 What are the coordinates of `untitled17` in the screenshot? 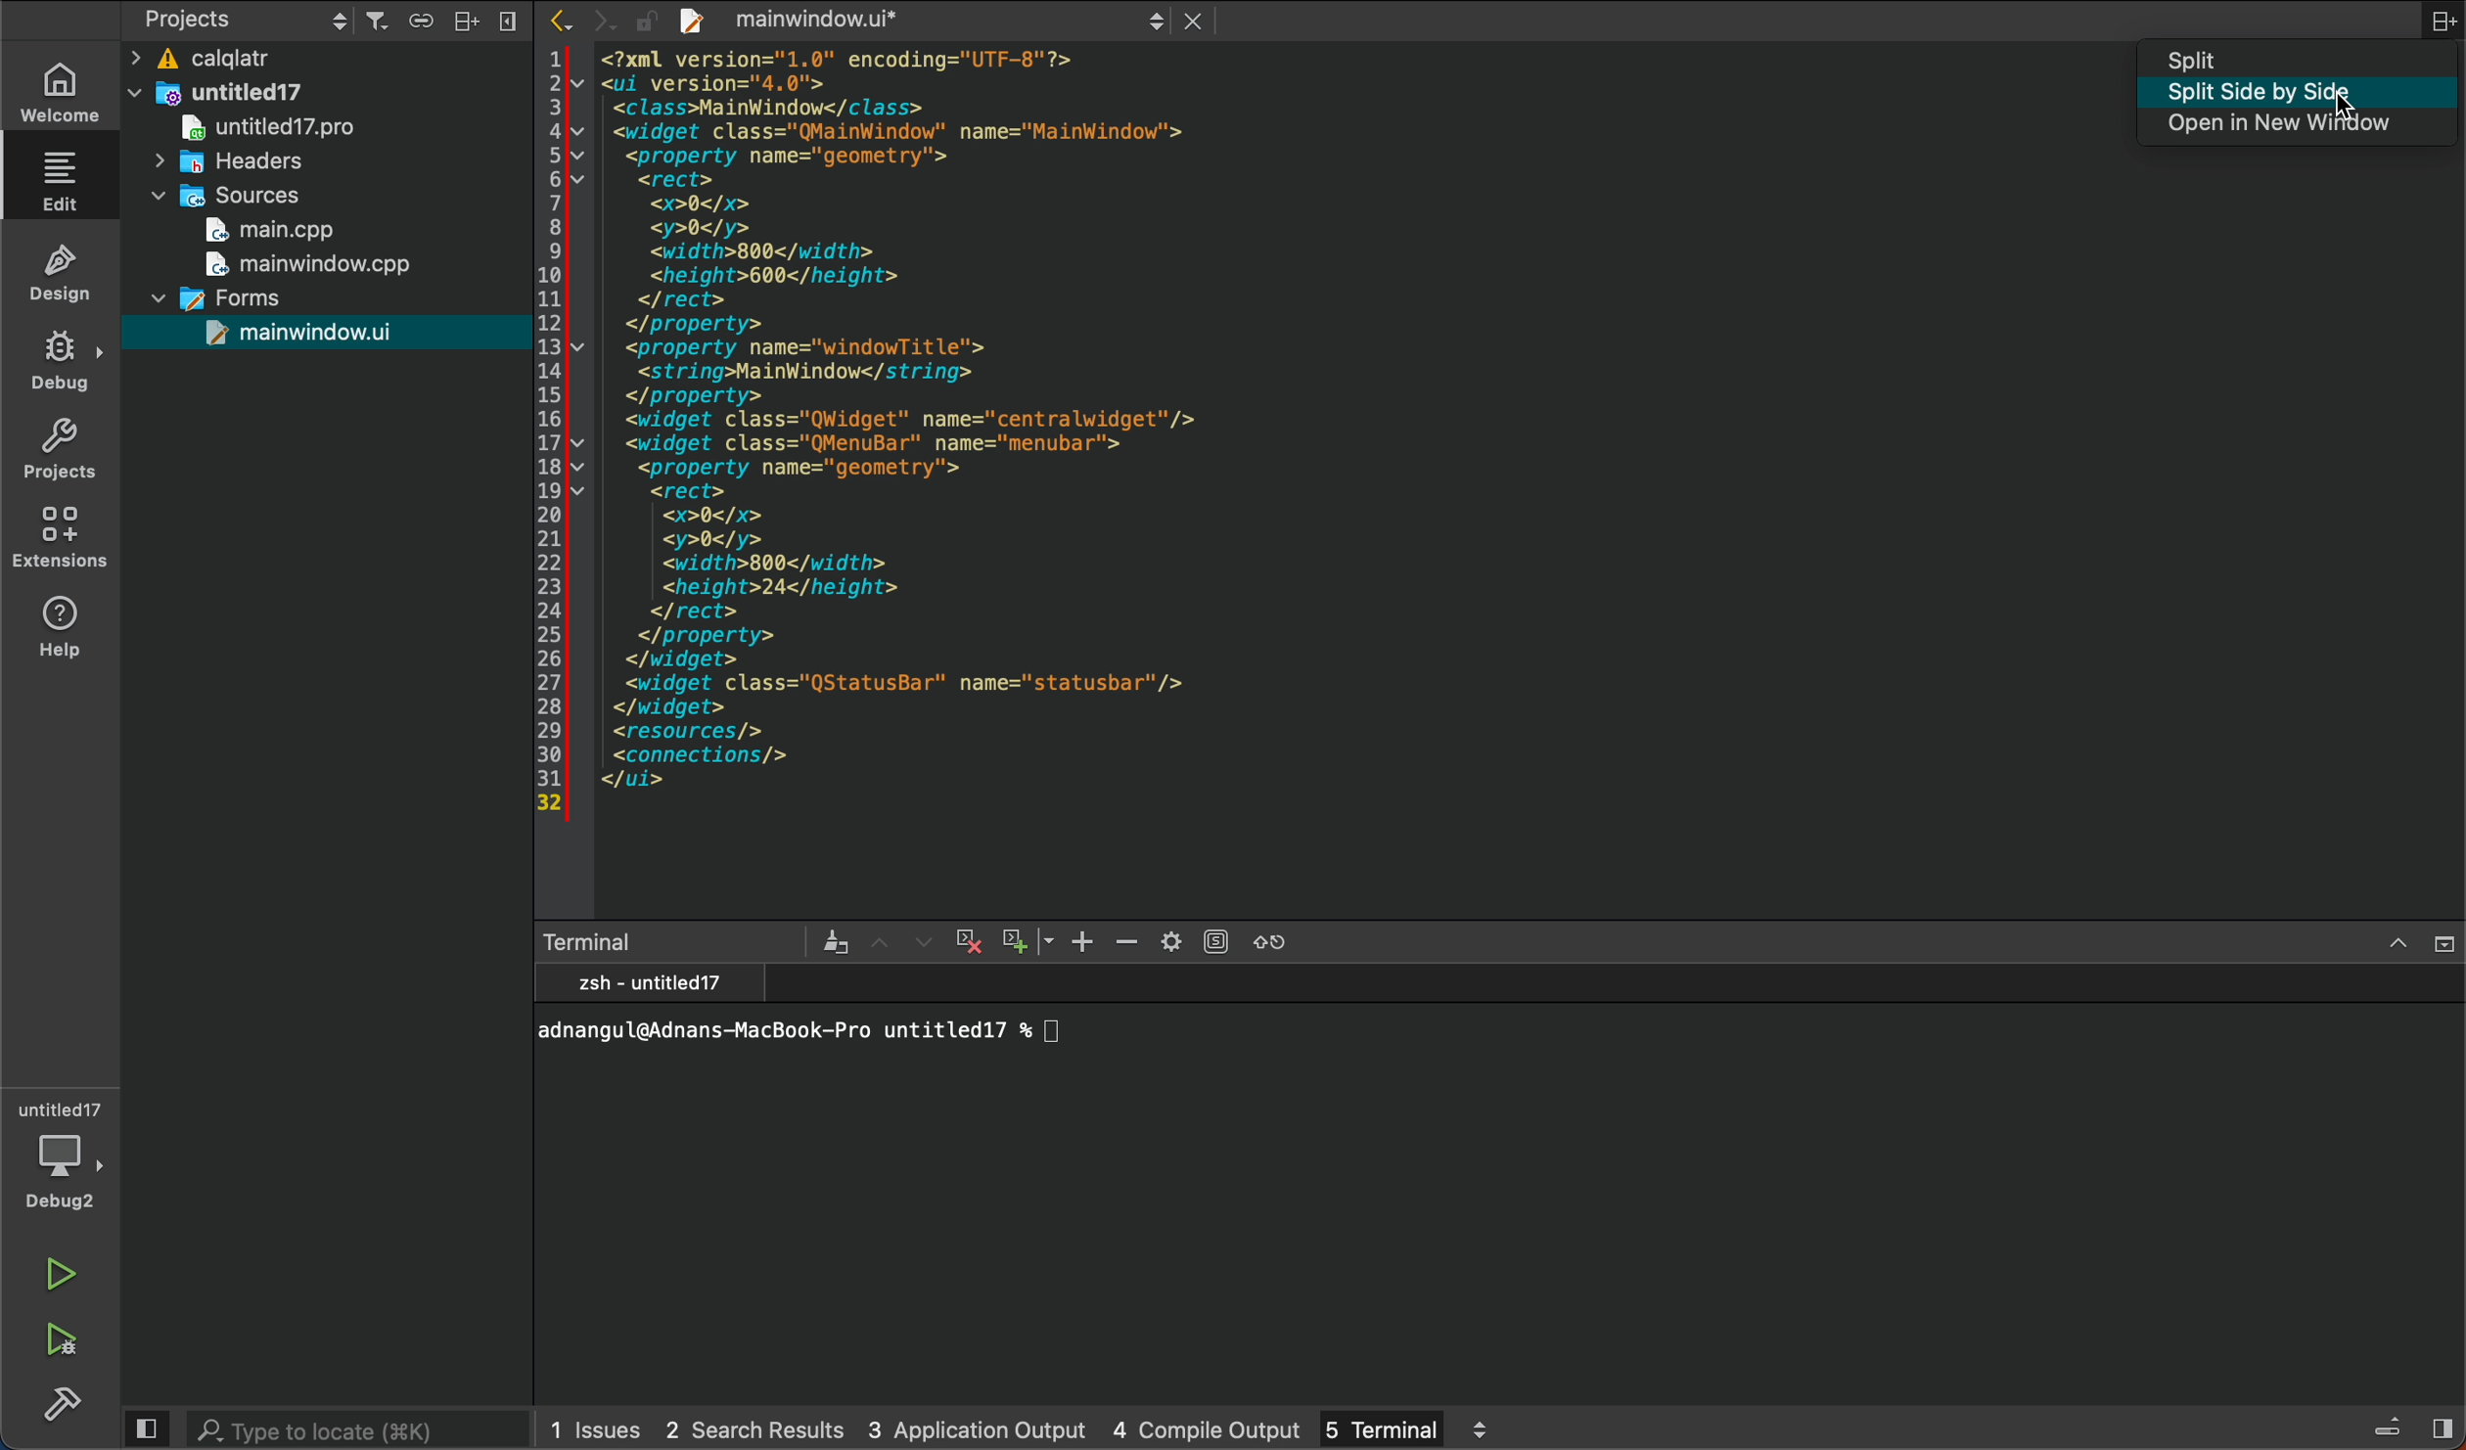 It's located at (218, 93).